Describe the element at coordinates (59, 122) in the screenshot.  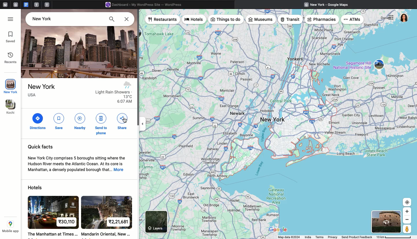
I see `Save` at that location.